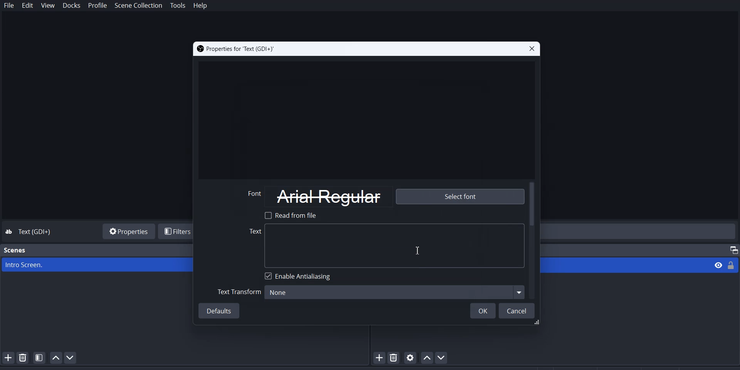 This screenshot has width=740, height=370. I want to click on Preview Window, so click(365, 118).